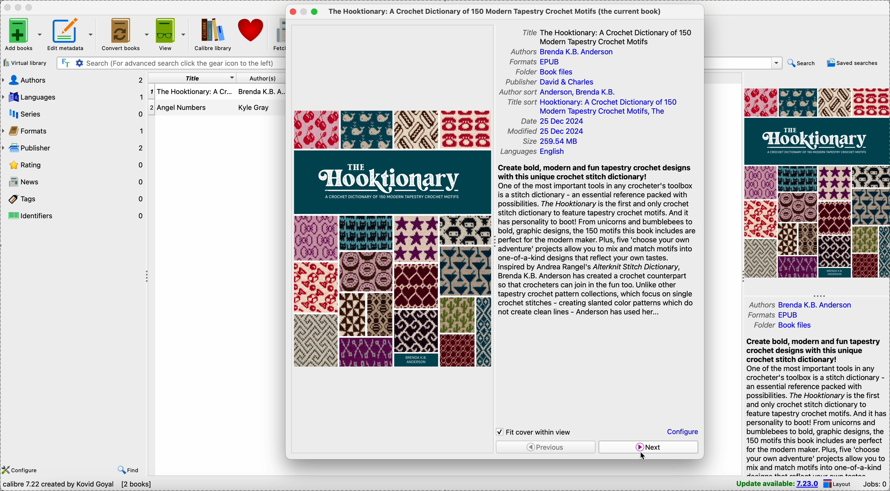  I want to click on search bar, so click(744, 63).